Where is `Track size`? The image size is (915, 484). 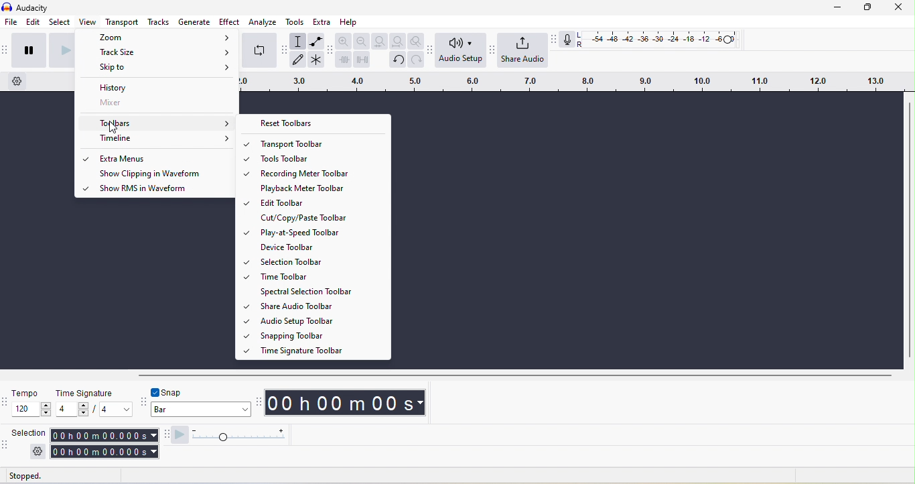
Track size is located at coordinates (157, 51).